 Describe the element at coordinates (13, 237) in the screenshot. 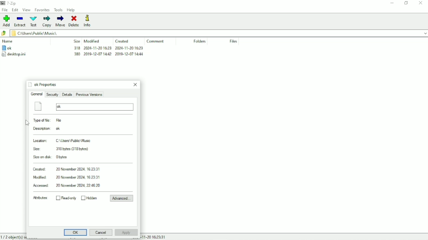

I see `1/2 object(s) selected` at that location.